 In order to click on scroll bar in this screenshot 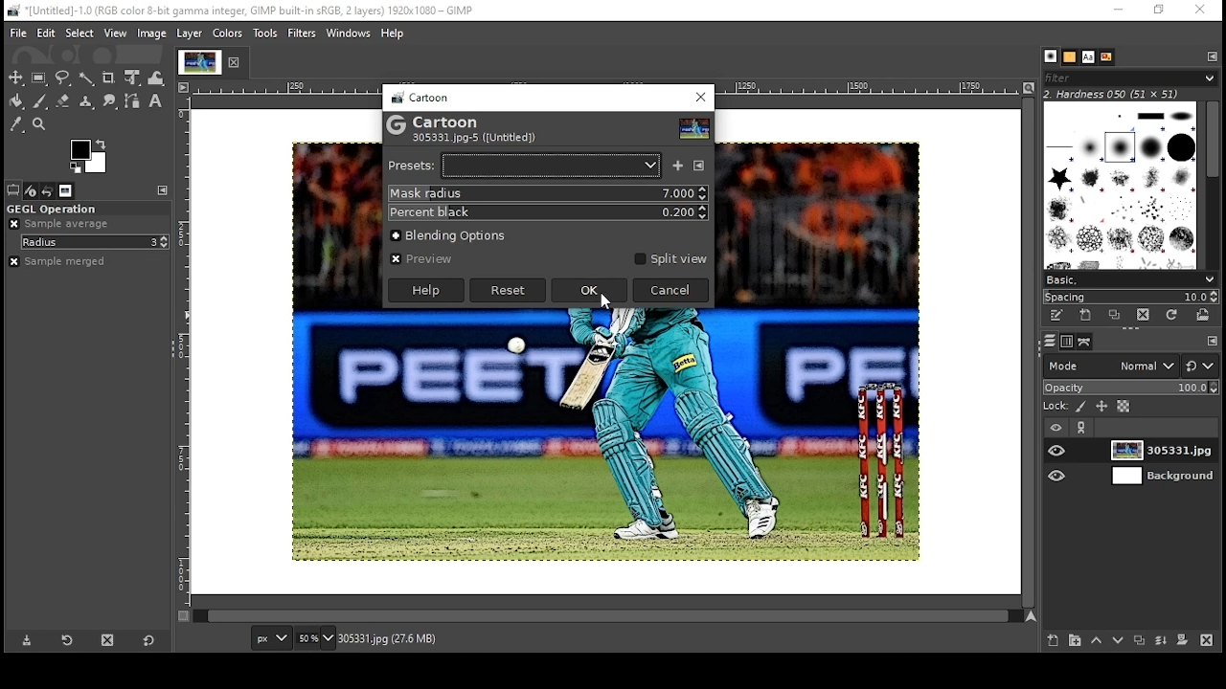, I will do `click(1027, 351)`.